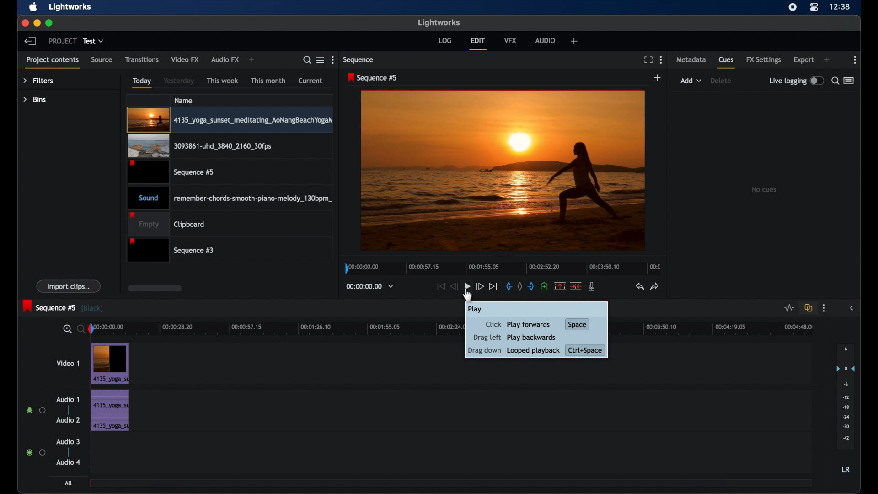 The height and width of the screenshot is (494, 878). Describe the element at coordinates (68, 420) in the screenshot. I see `audio 2` at that location.